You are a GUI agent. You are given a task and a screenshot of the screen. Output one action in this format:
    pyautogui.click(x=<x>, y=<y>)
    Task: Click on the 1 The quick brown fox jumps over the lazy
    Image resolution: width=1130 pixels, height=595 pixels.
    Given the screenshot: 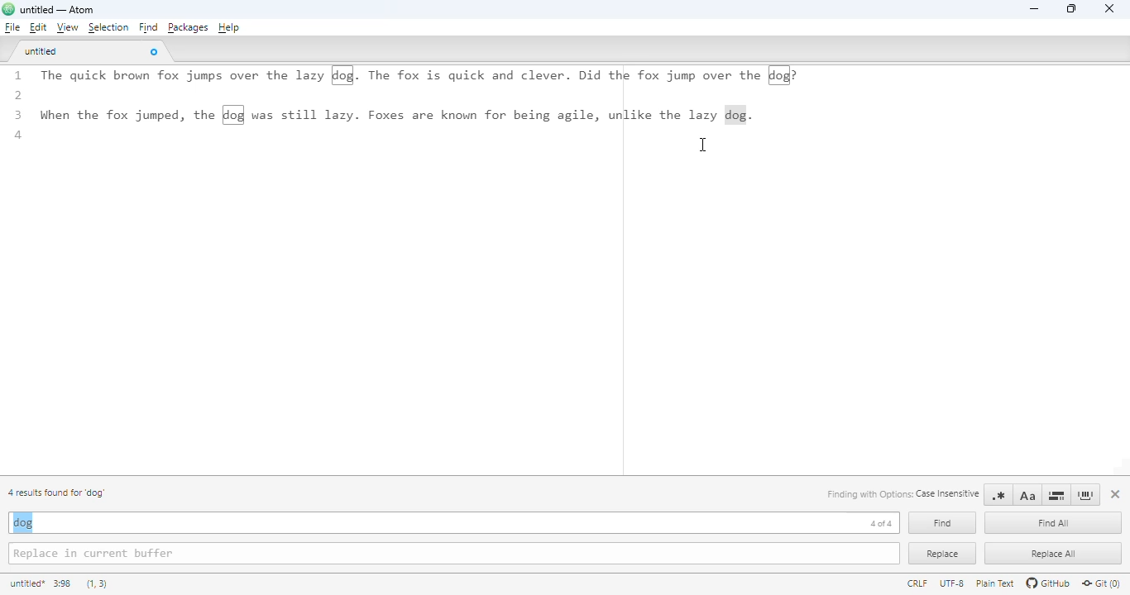 What is the action you would take?
    pyautogui.click(x=165, y=78)
    